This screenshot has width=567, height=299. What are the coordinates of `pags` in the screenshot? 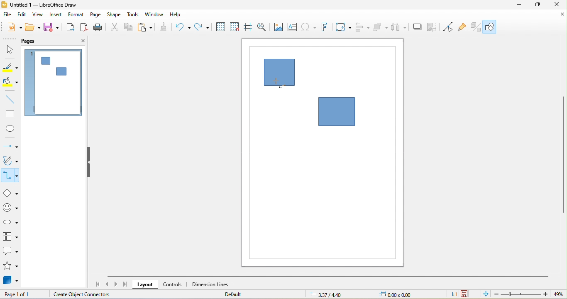 It's located at (33, 42).